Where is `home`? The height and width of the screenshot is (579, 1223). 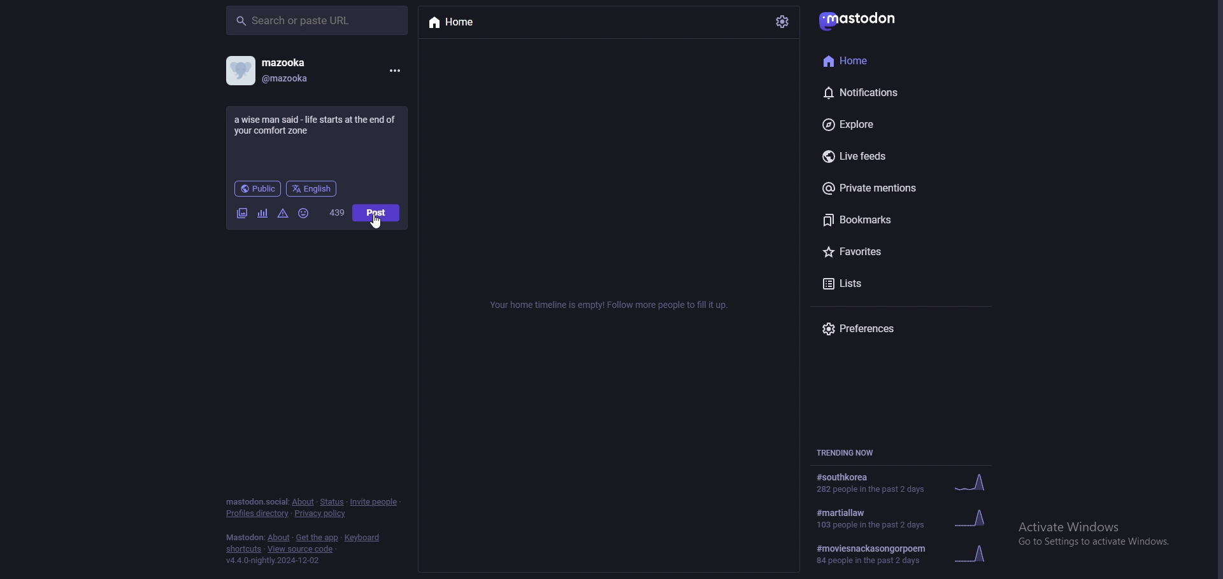
home is located at coordinates (487, 22).